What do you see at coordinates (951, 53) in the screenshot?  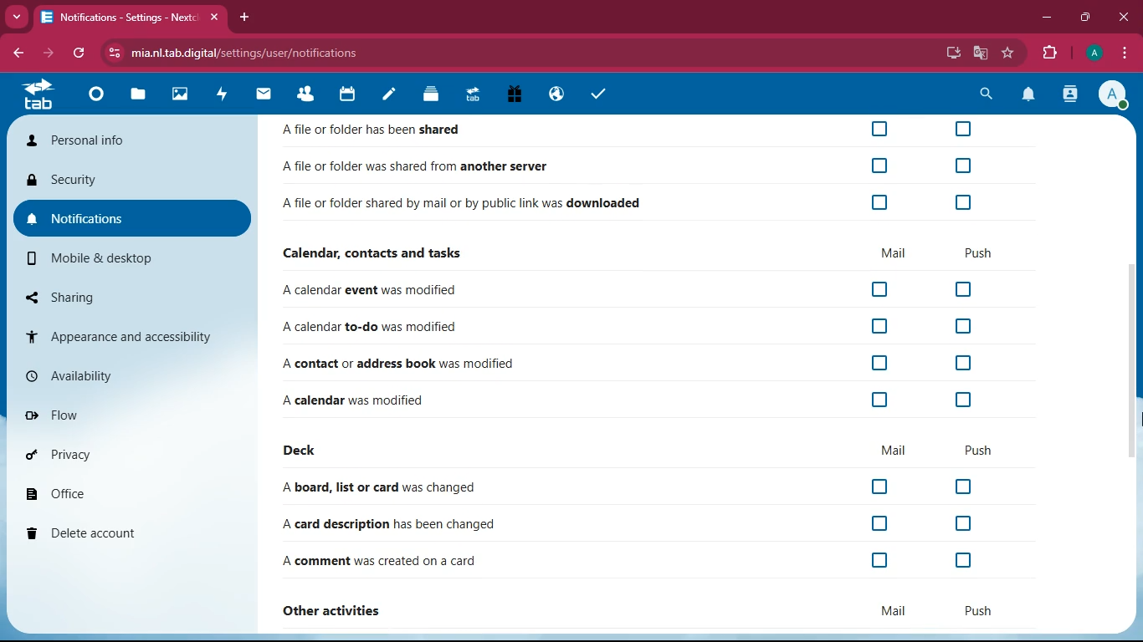 I see `desktop` at bounding box center [951, 53].